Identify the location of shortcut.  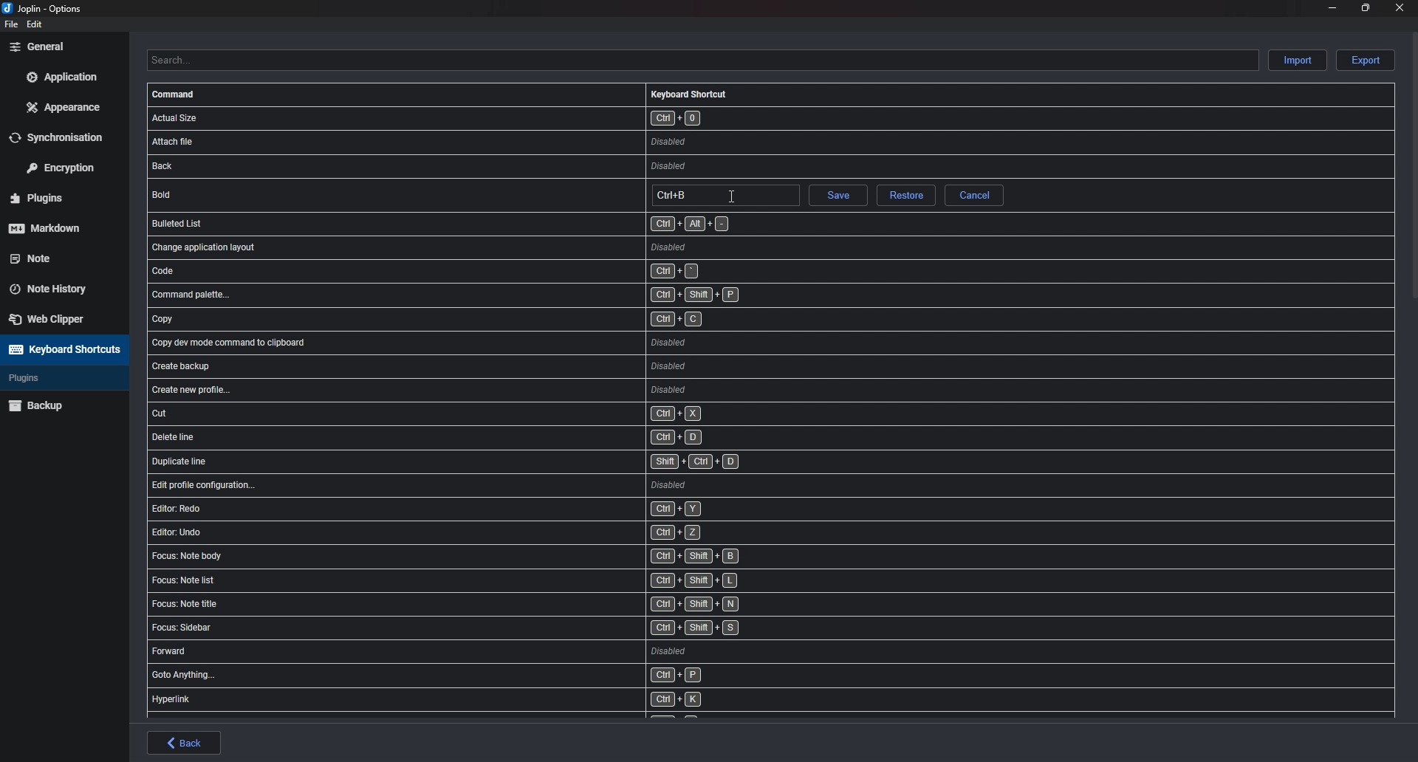
(488, 532).